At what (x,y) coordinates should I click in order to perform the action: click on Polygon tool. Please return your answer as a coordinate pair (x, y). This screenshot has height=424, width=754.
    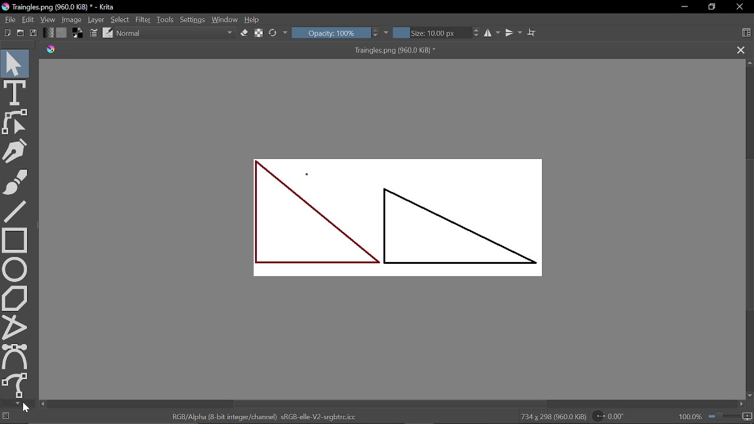
    Looking at the image, I should click on (15, 299).